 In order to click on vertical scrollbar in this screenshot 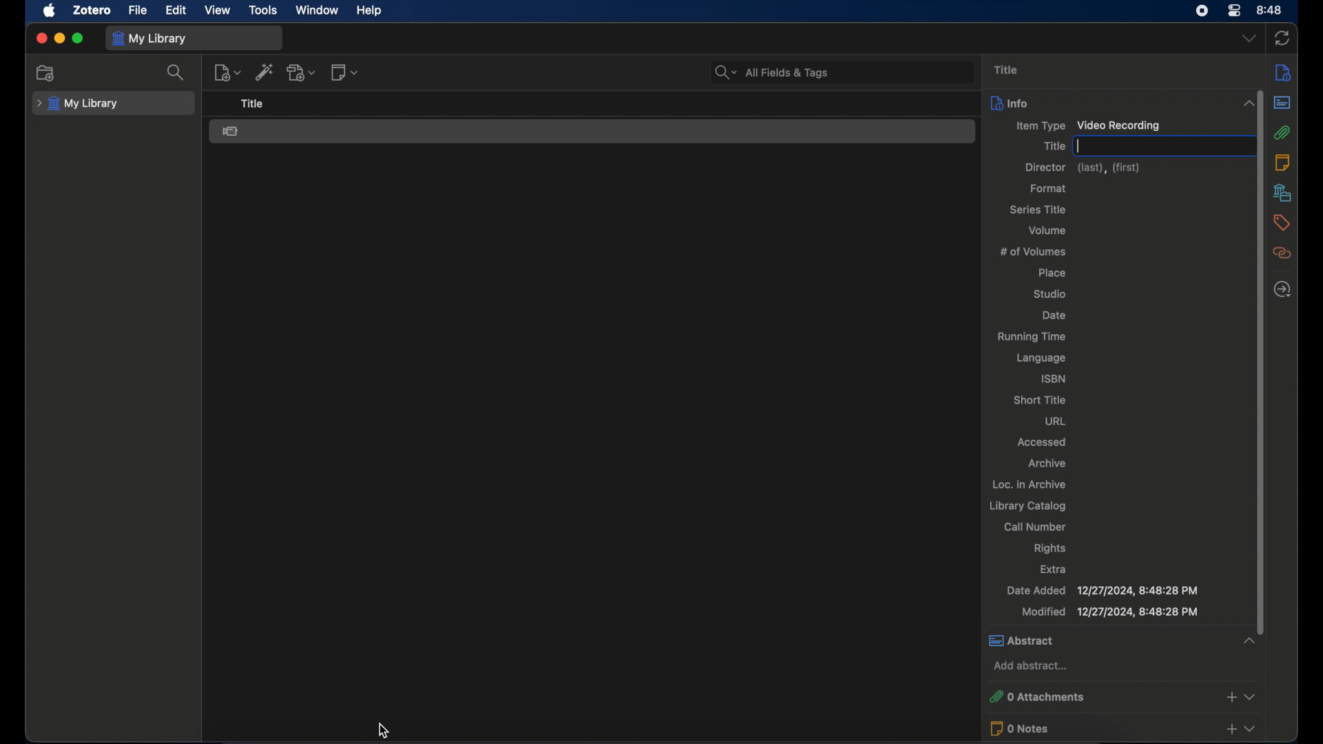, I will do `click(1260, 457)`.